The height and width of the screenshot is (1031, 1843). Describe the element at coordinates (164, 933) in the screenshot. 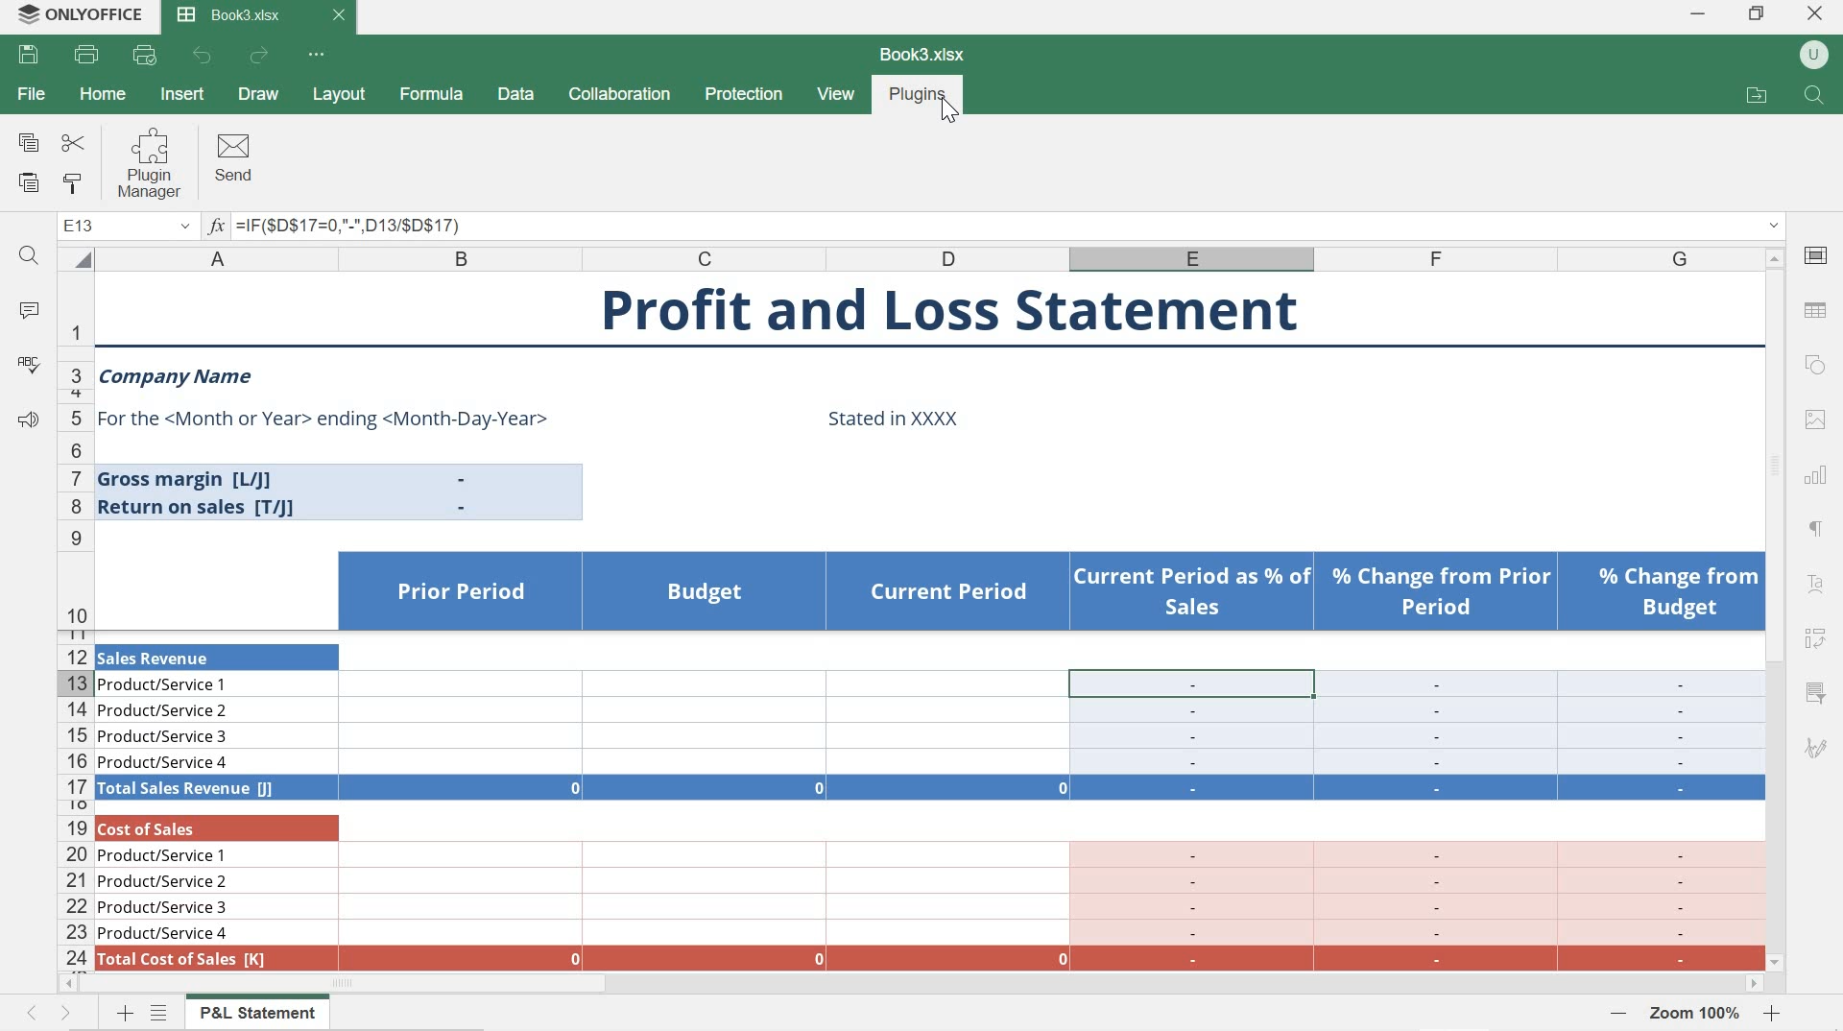

I see `Product/Service 4` at that location.